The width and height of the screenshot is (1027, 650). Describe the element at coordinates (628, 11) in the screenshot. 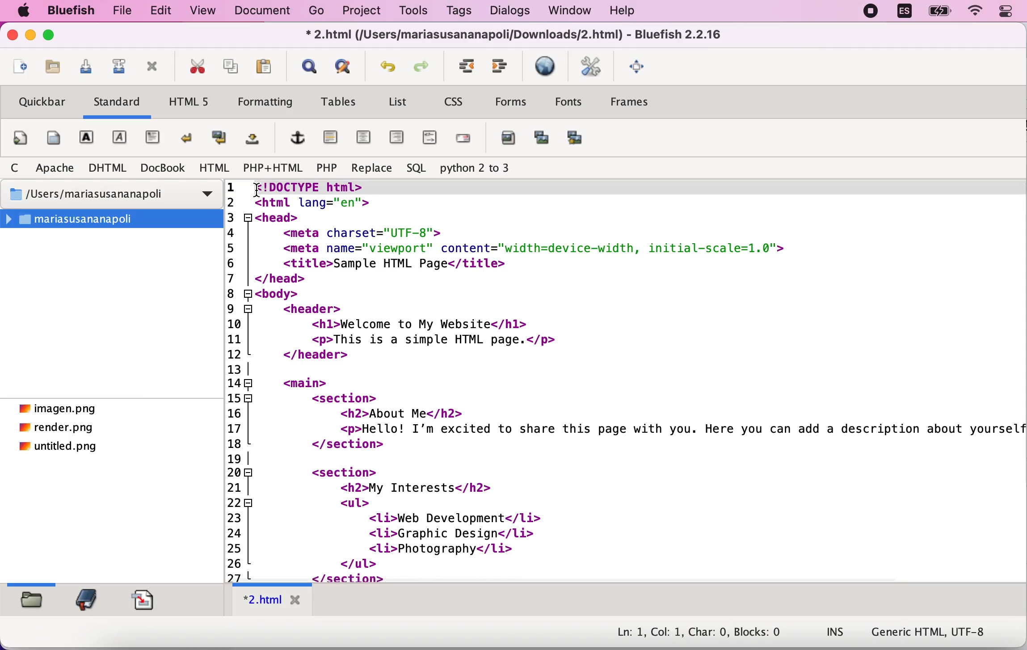

I see `help` at that location.